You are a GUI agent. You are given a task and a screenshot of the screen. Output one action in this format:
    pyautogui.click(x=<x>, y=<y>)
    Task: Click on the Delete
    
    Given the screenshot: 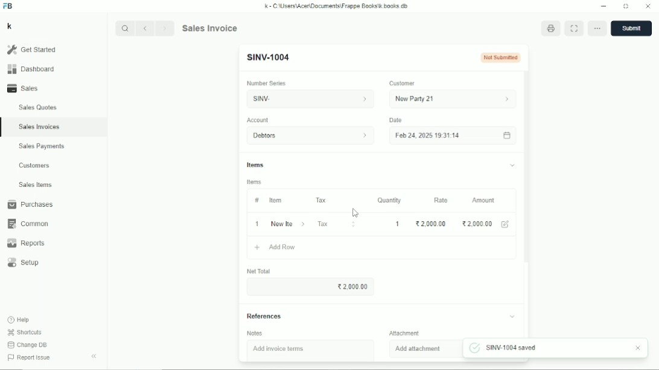 What is the action you would take?
    pyautogui.click(x=598, y=28)
    